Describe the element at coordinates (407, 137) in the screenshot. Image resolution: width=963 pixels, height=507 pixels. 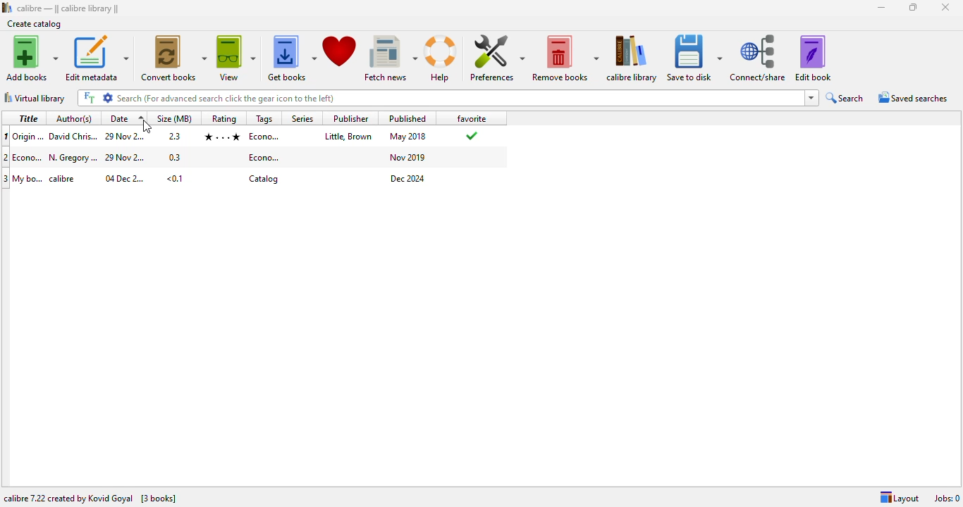
I see `publish date` at that location.